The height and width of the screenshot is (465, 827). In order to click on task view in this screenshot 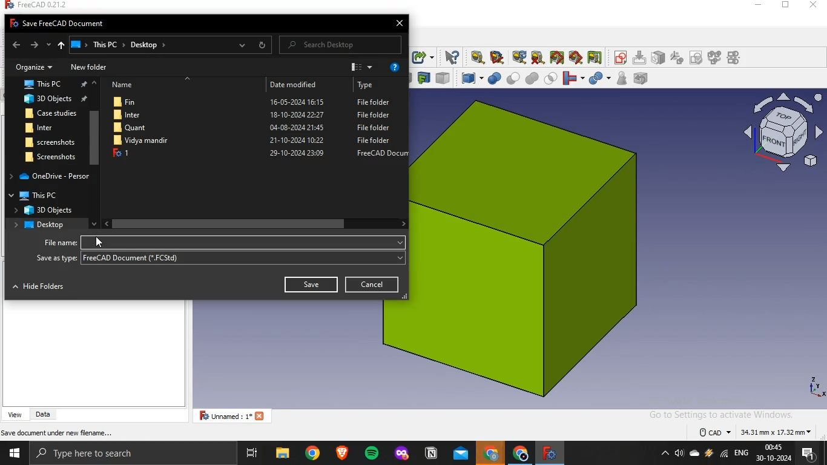, I will do `click(254, 453)`.